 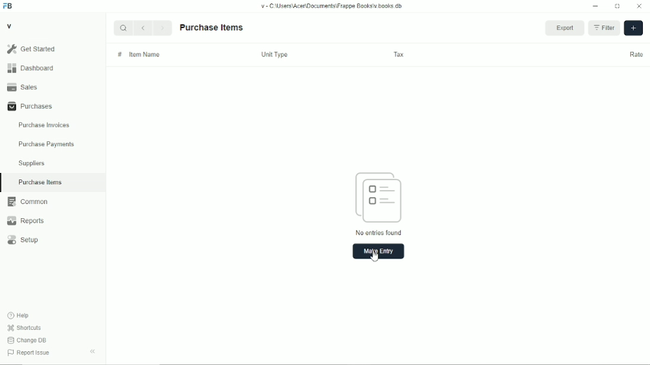 I want to click on Next, so click(x=162, y=27).